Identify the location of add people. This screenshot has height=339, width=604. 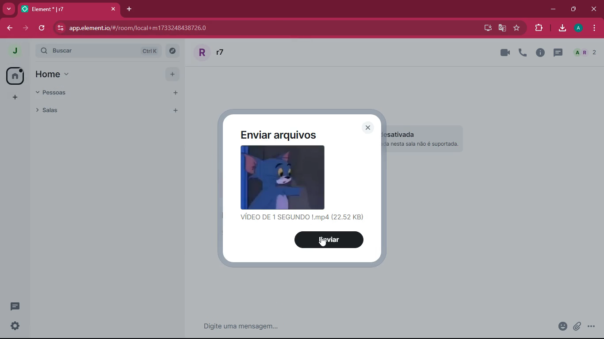
(173, 93).